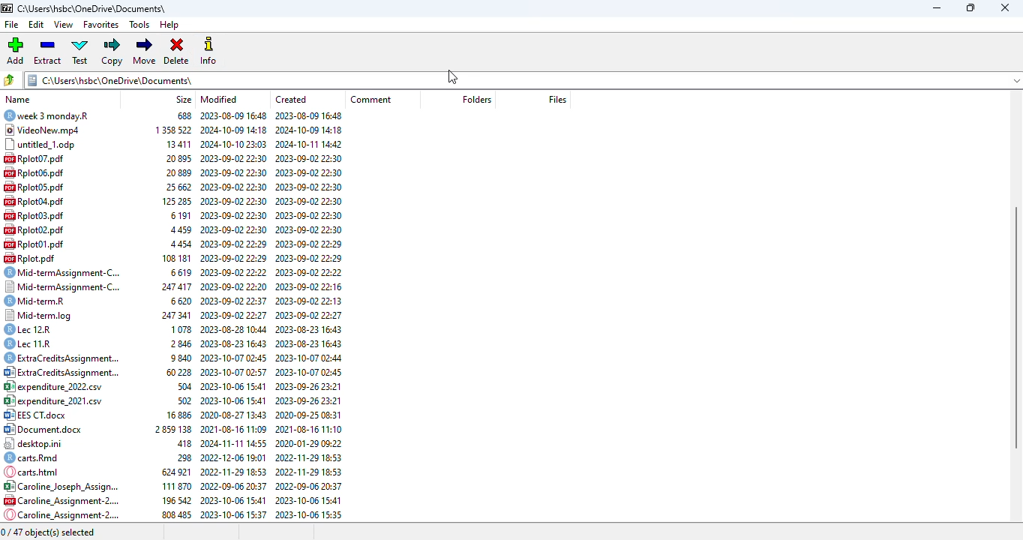 Image resolution: width=1023 pixels, height=540 pixels. I want to click on minimize, so click(937, 7).